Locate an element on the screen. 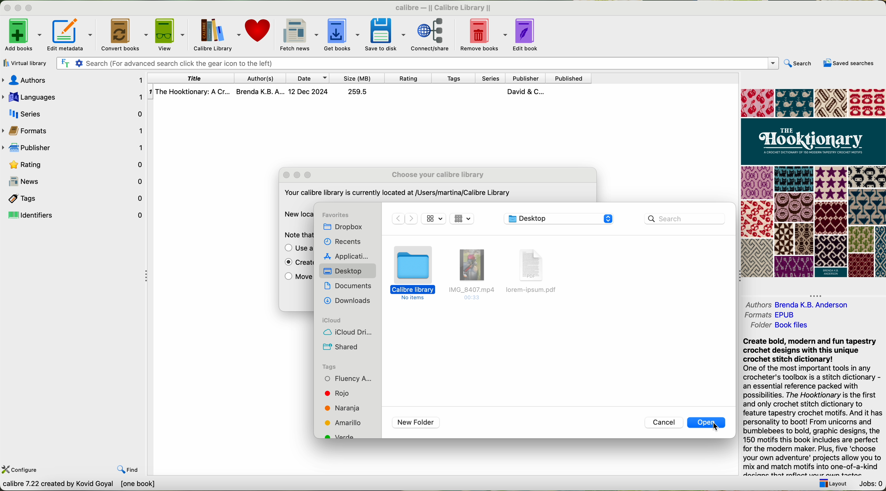  Settings is located at coordinates (80, 63).